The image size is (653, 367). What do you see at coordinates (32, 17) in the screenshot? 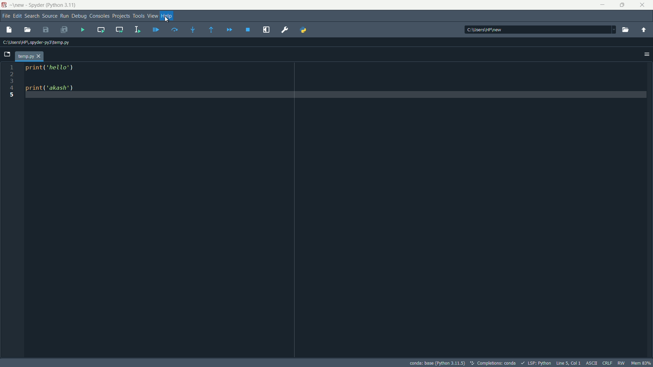
I see `search menu` at bounding box center [32, 17].